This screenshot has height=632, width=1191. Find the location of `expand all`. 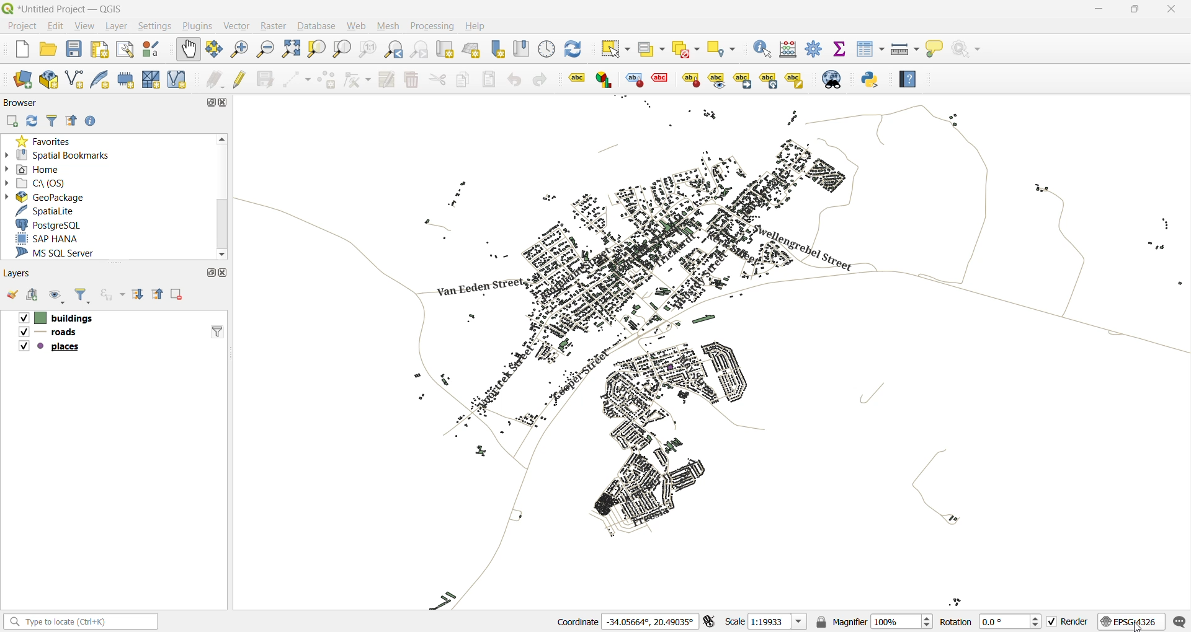

expand all is located at coordinates (138, 292).